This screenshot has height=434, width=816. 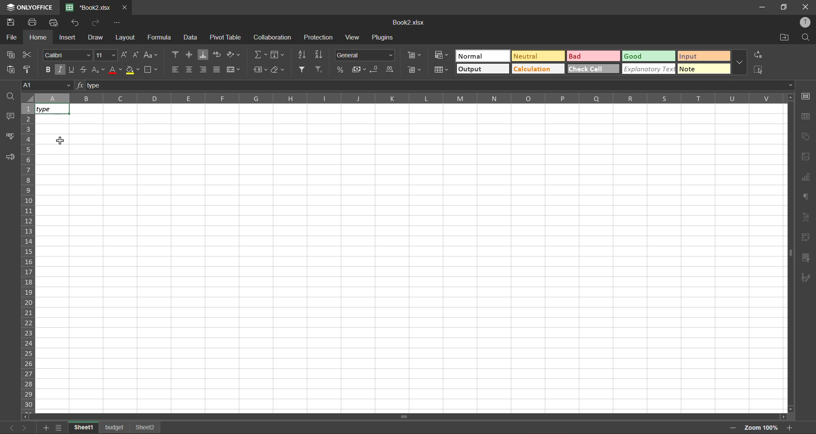 I want to click on align right, so click(x=203, y=69).